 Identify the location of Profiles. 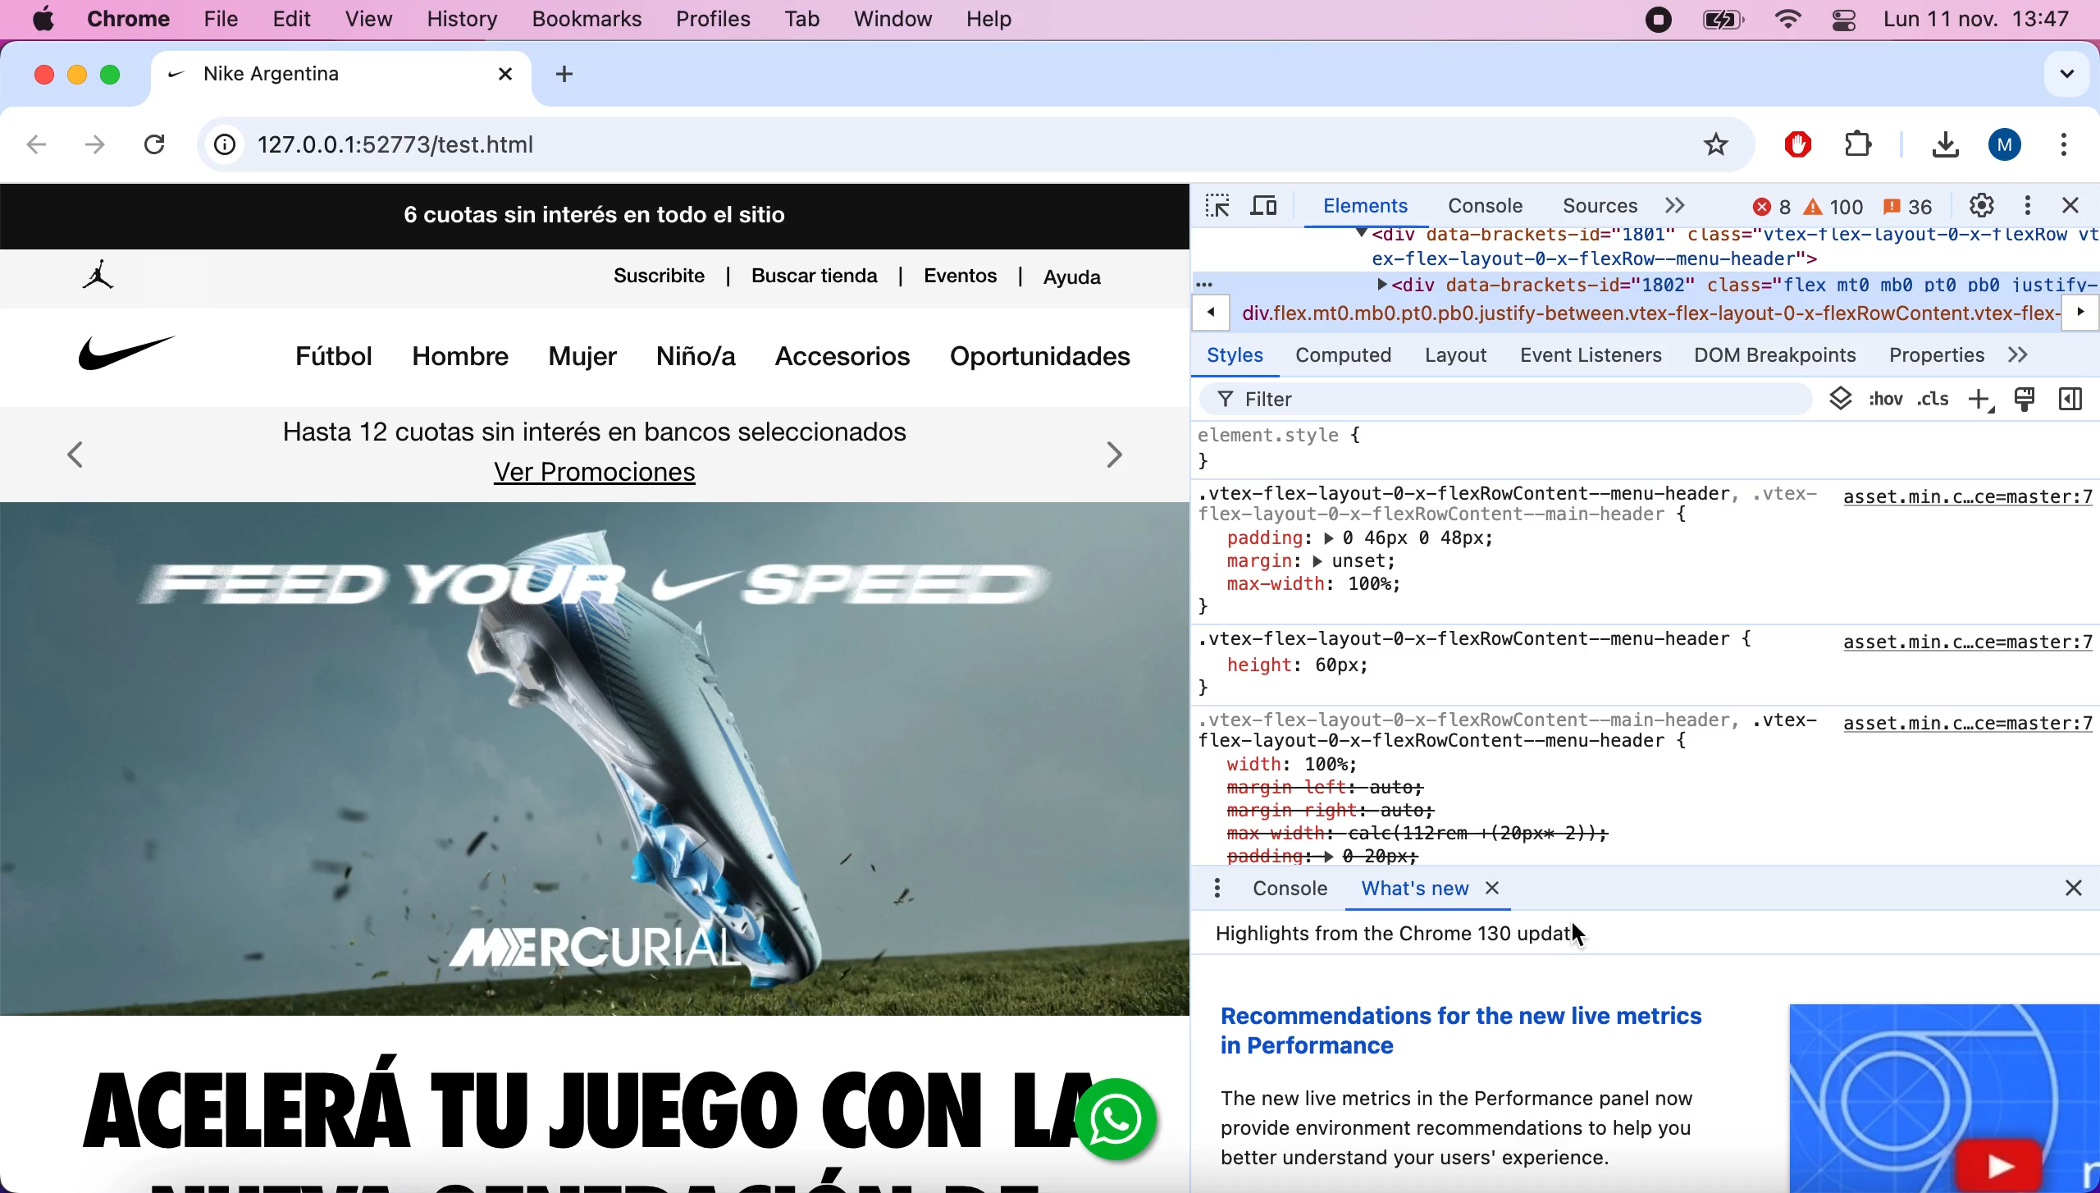
(713, 21).